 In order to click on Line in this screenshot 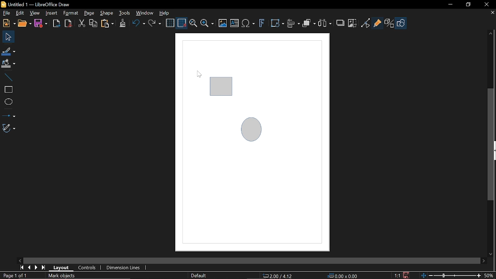, I will do `click(8, 76)`.